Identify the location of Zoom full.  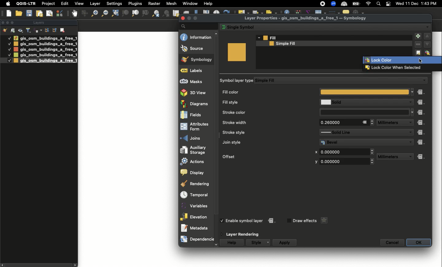
(114, 14).